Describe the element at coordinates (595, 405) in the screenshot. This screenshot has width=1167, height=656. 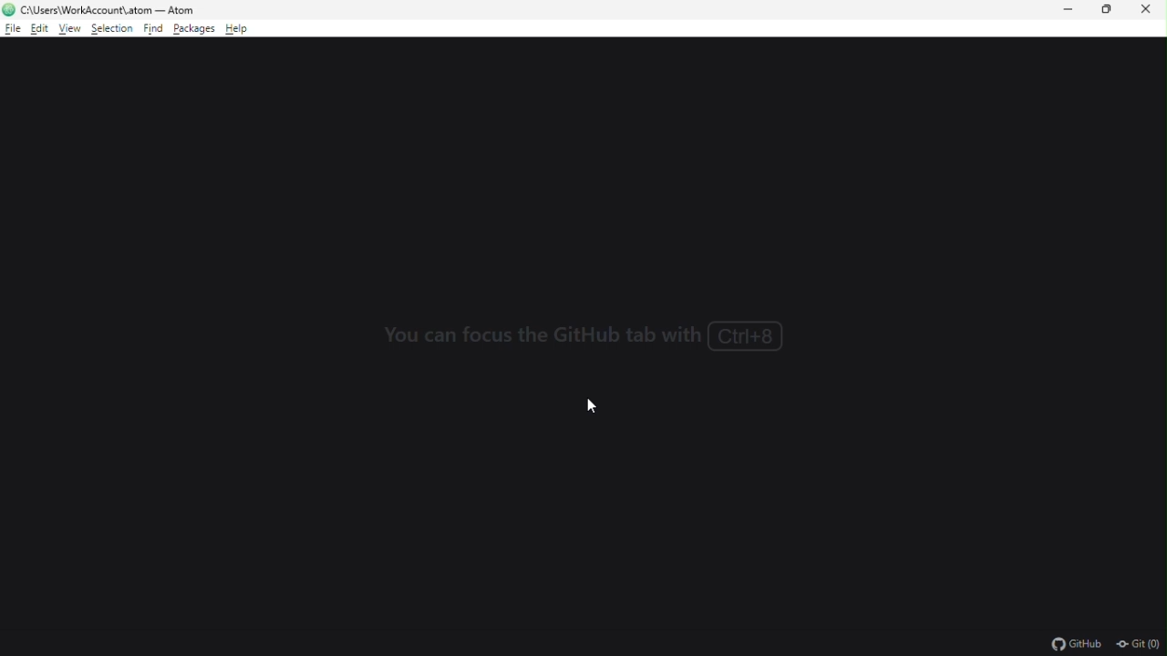
I see `cursor` at that location.